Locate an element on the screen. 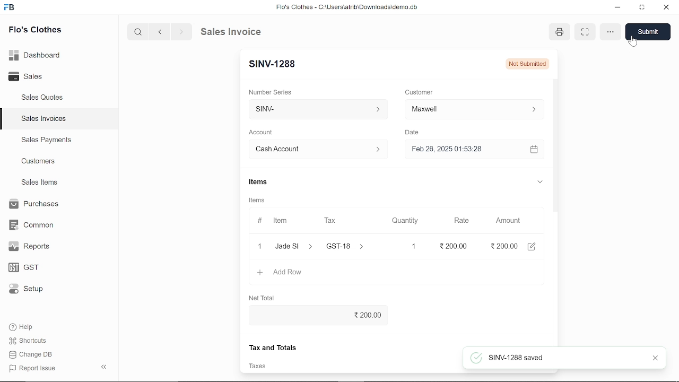  Not Submitted is located at coordinates (528, 63).